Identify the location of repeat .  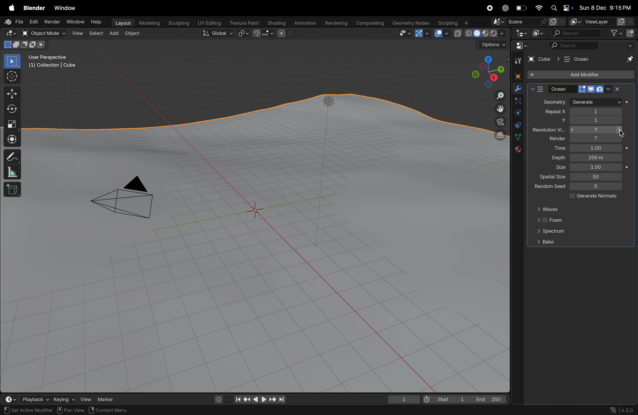
(551, 112).